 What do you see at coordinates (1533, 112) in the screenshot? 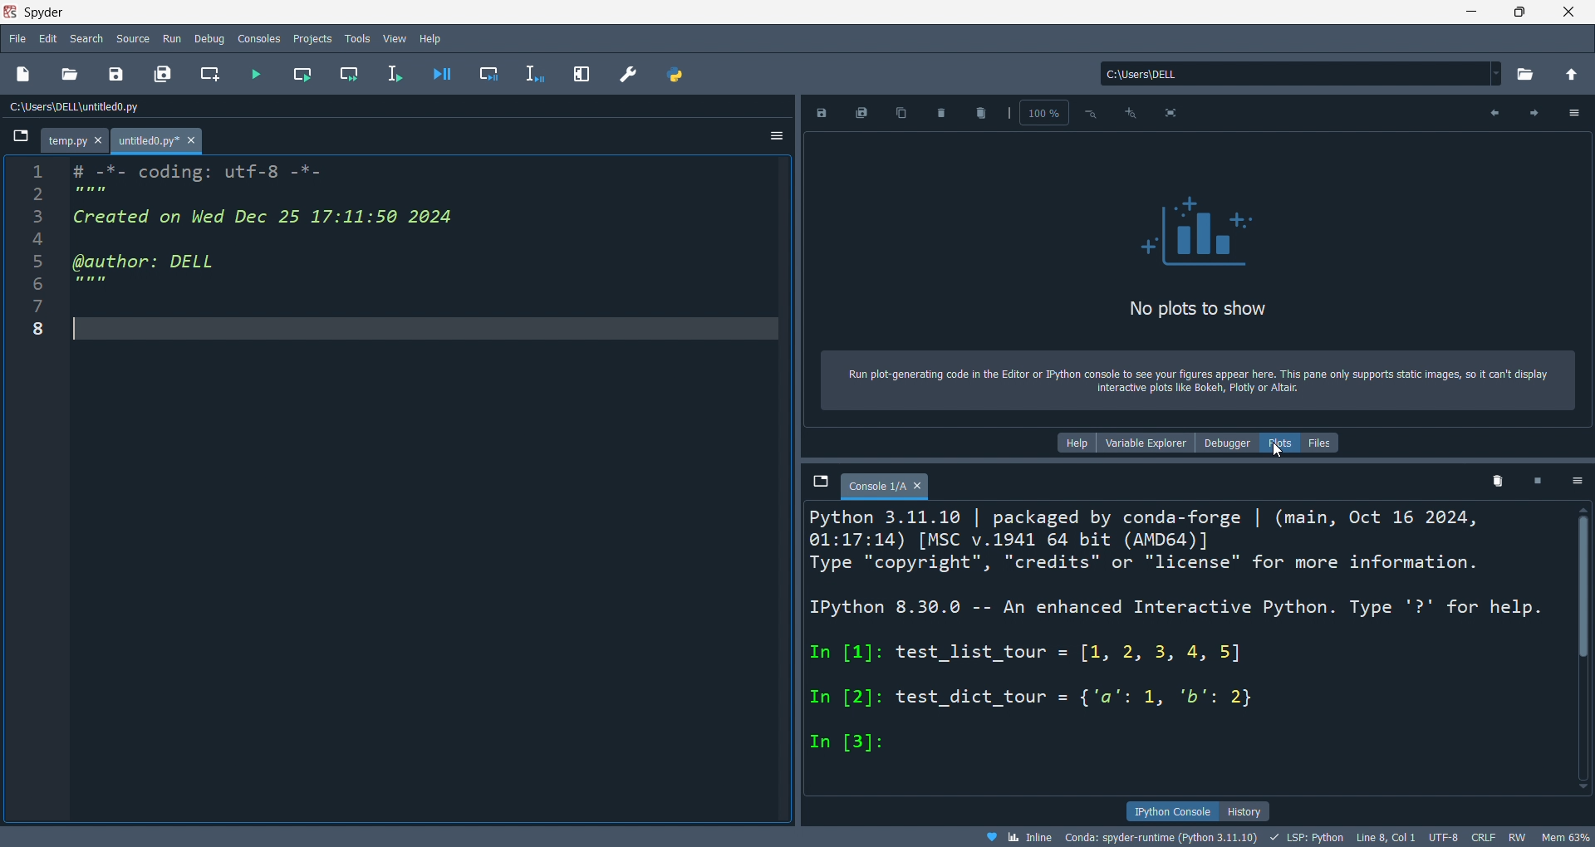
I see `go forward` at bounding box center [1533, 112].